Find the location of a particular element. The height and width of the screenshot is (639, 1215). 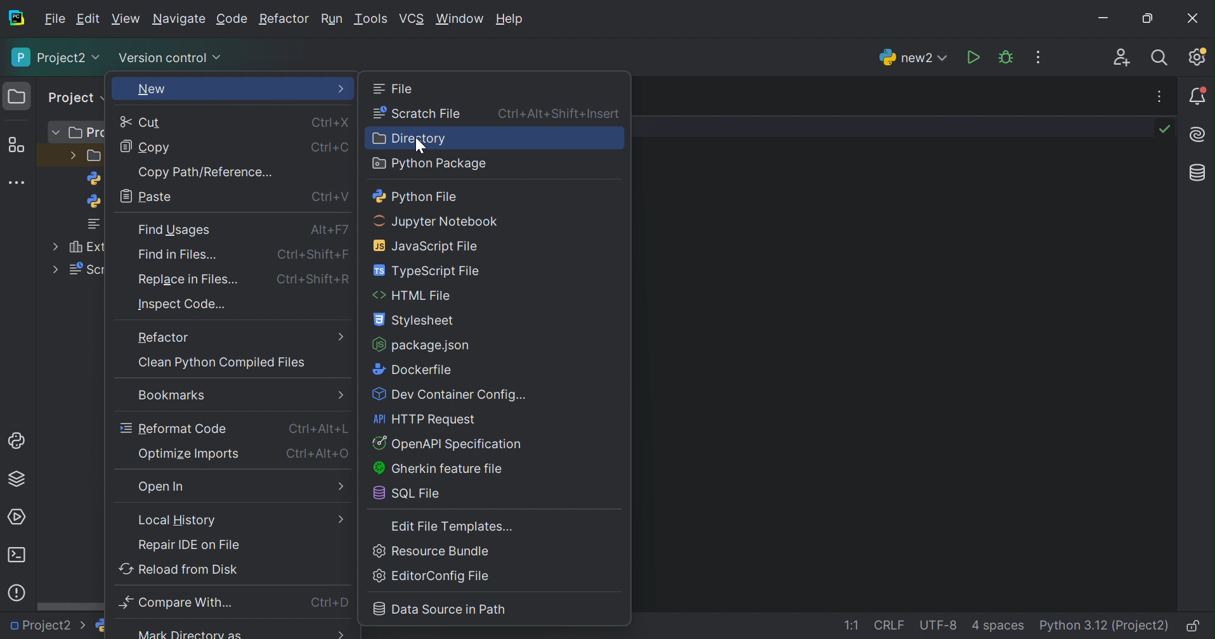

notes is located at coordinates (98, 225).